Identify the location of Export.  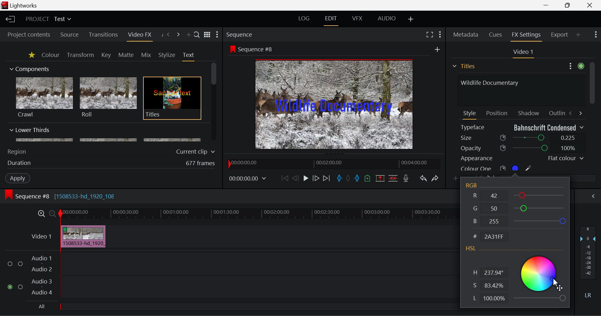
(560, 35).